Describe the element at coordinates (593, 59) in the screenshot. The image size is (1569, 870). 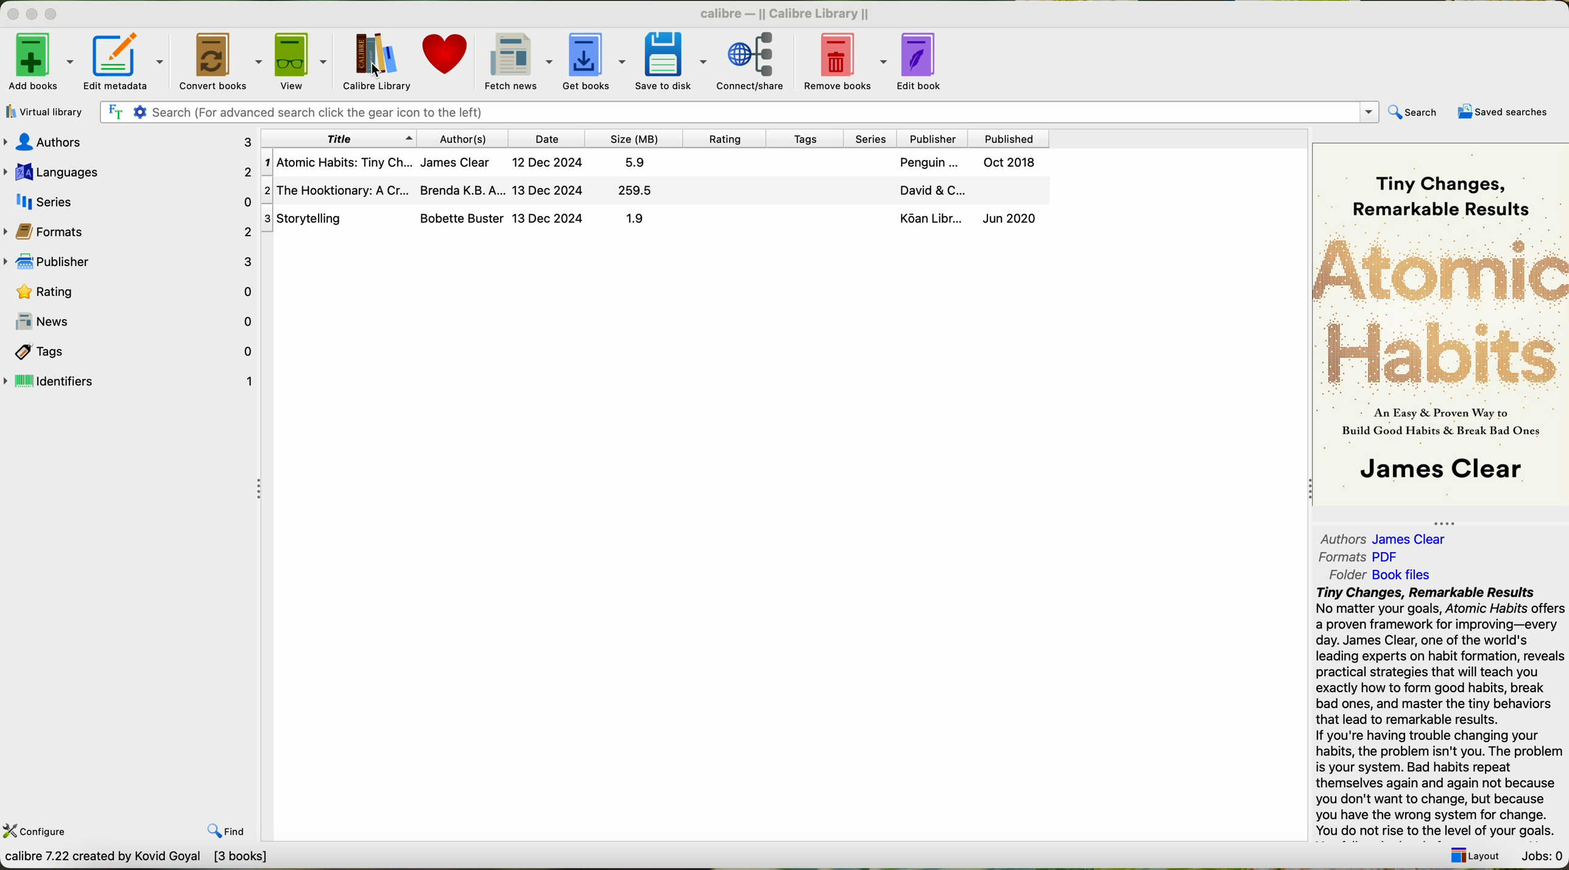
I see `get books` at that location.